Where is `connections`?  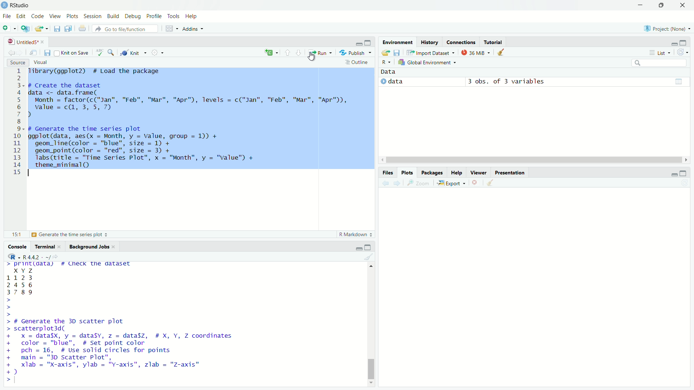
connections is located at coordinates (461, 41).